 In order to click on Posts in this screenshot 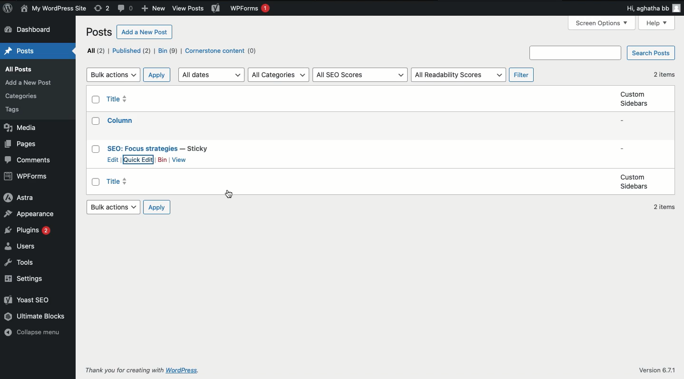, I will do `click(19, 69)`.